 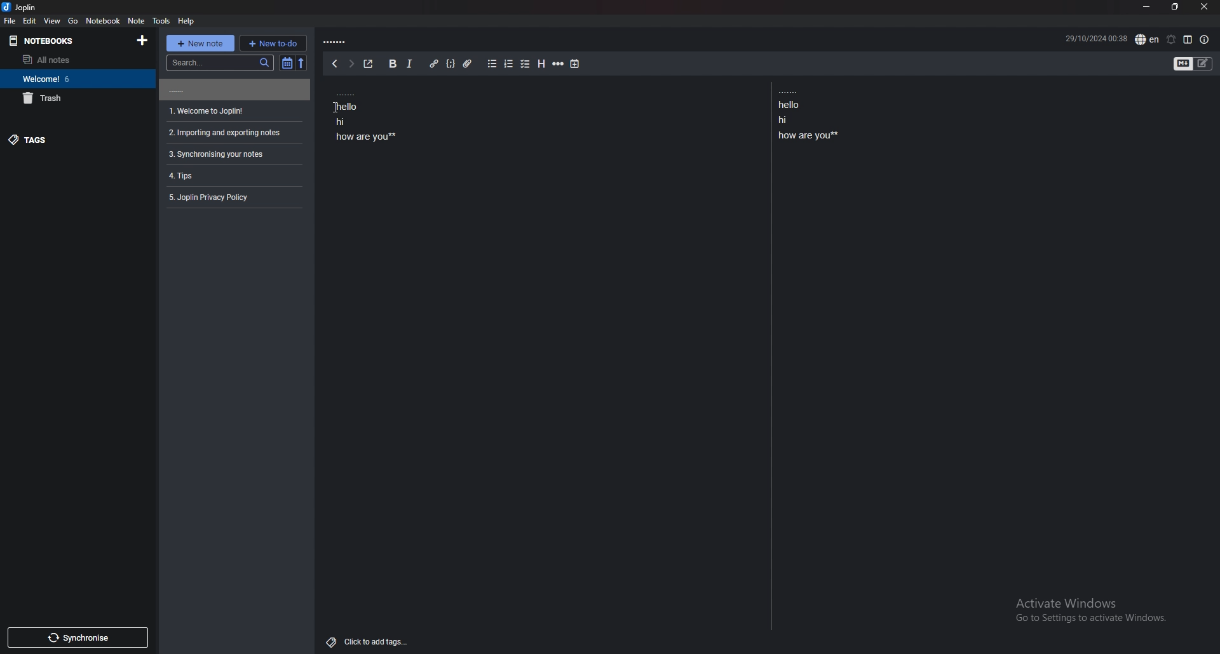 I want to click on numbered list, so click(x=509, y=64).